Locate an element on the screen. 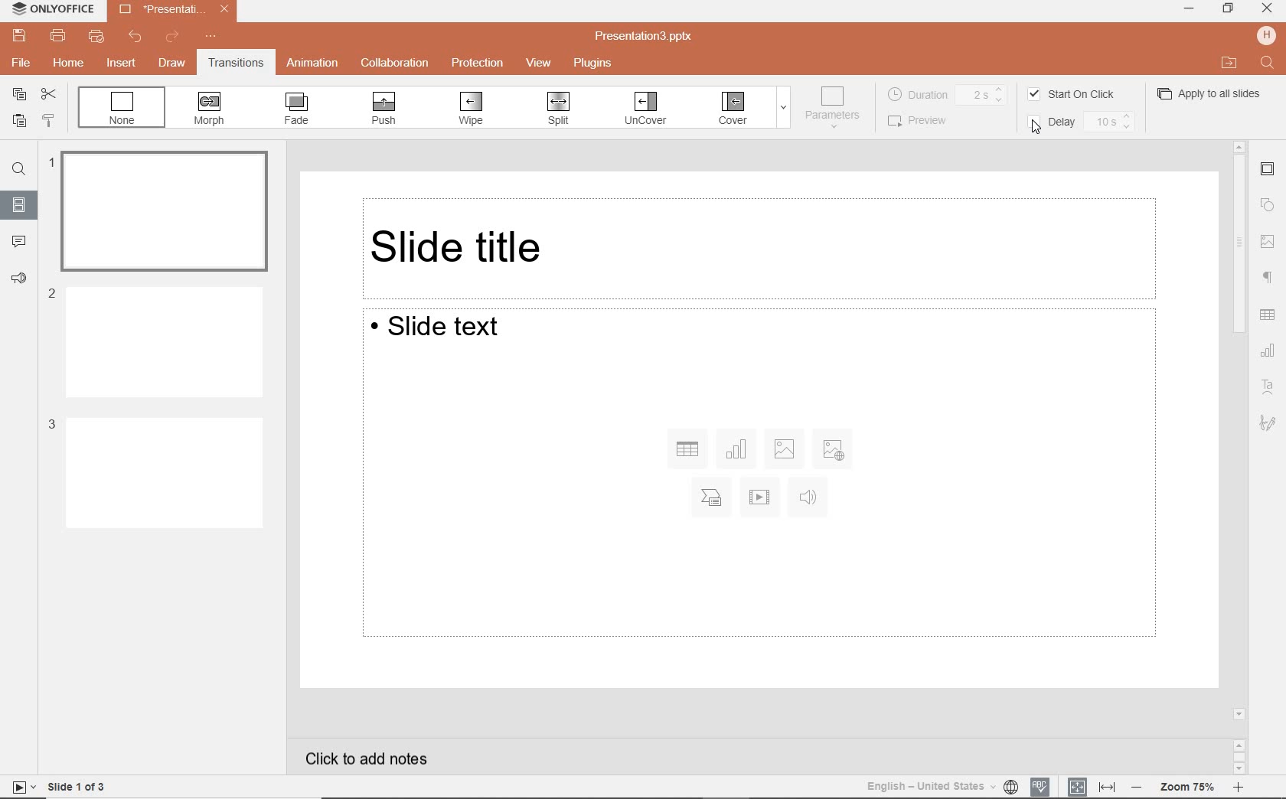  RESTORE is located at coordinates (1229, 9).